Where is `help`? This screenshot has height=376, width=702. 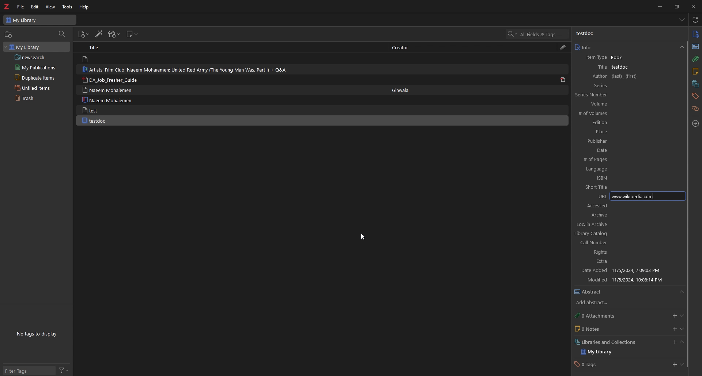
help is located at coordinates (84, 7).